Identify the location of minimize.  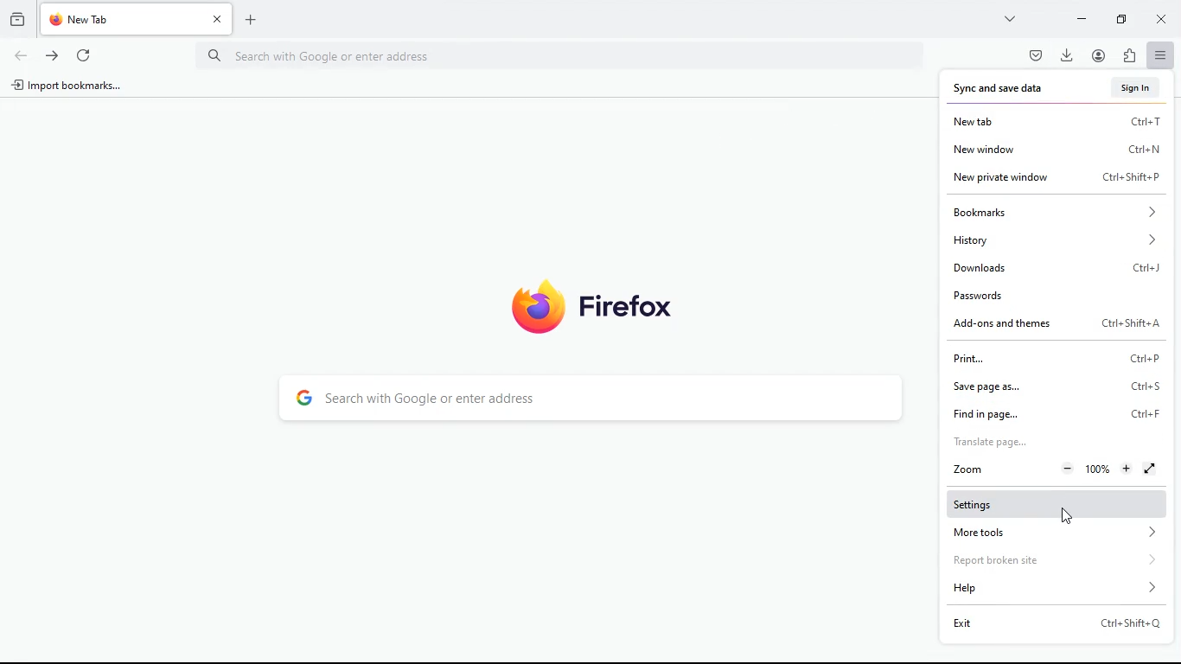
(1126, 18).